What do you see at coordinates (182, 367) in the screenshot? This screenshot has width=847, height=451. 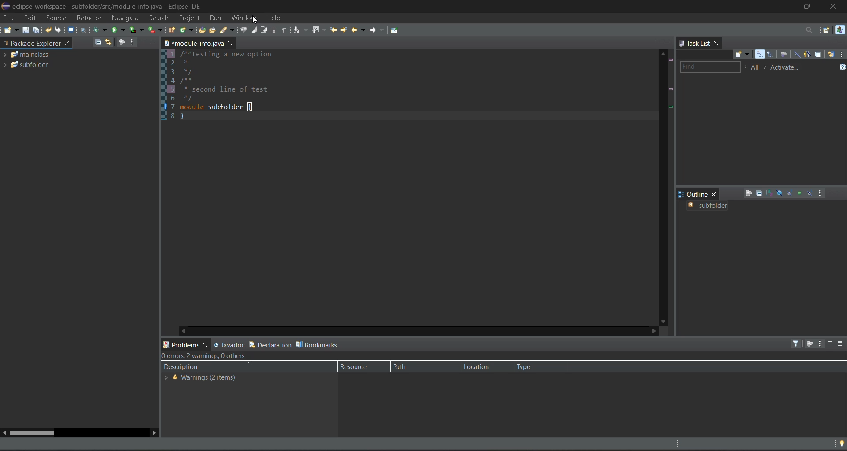 I see `description` at bounding box center [182, 367].